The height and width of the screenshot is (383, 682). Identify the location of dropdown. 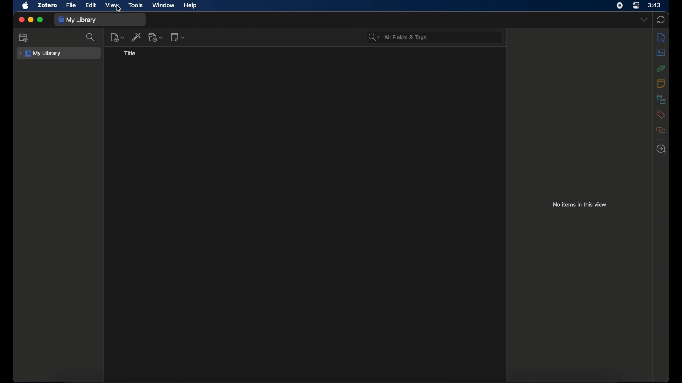
(643, 20).